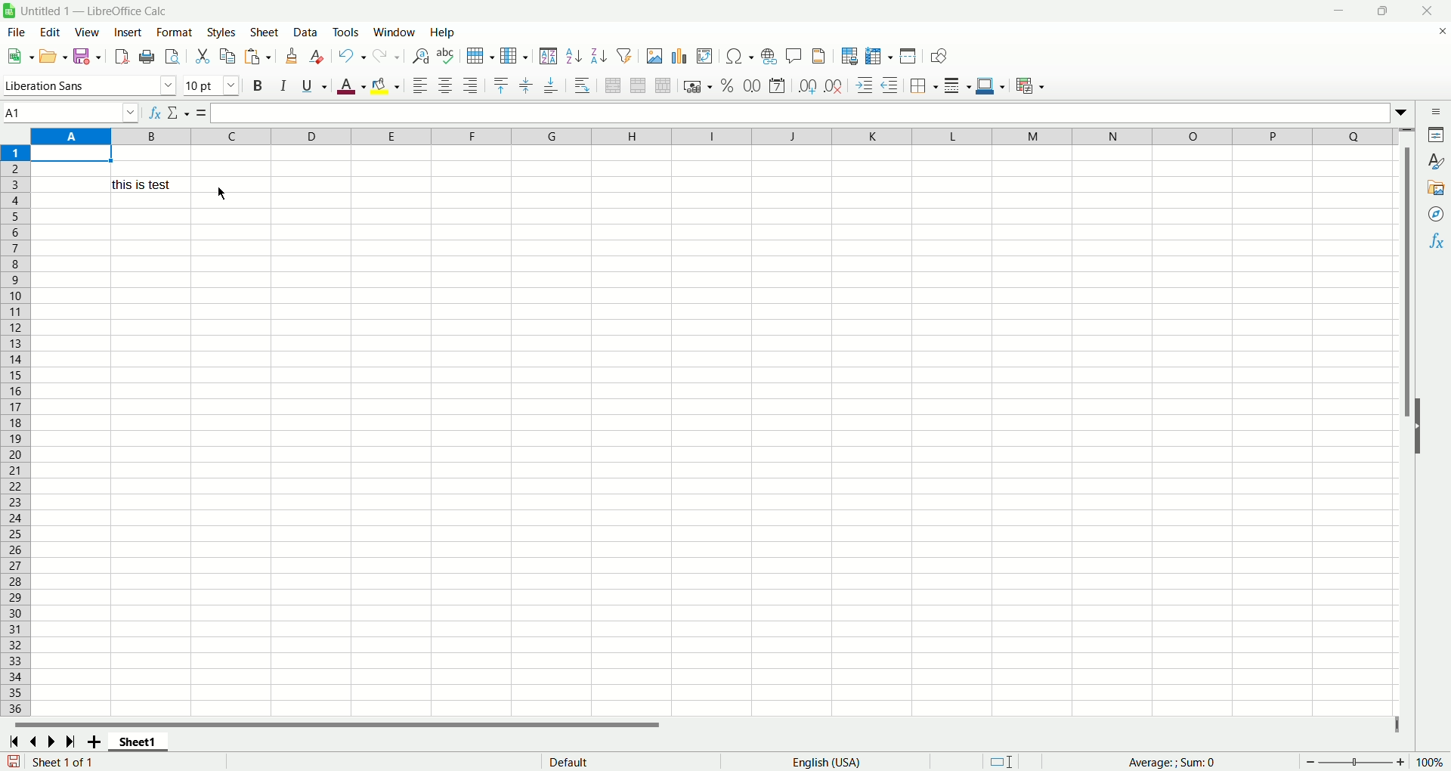 The height and width of the screenshot is (771, 1451). What do you see at coordinates (831, 761) in the screenshot?
I see `English(USA)` at bounding box center [831, 761].